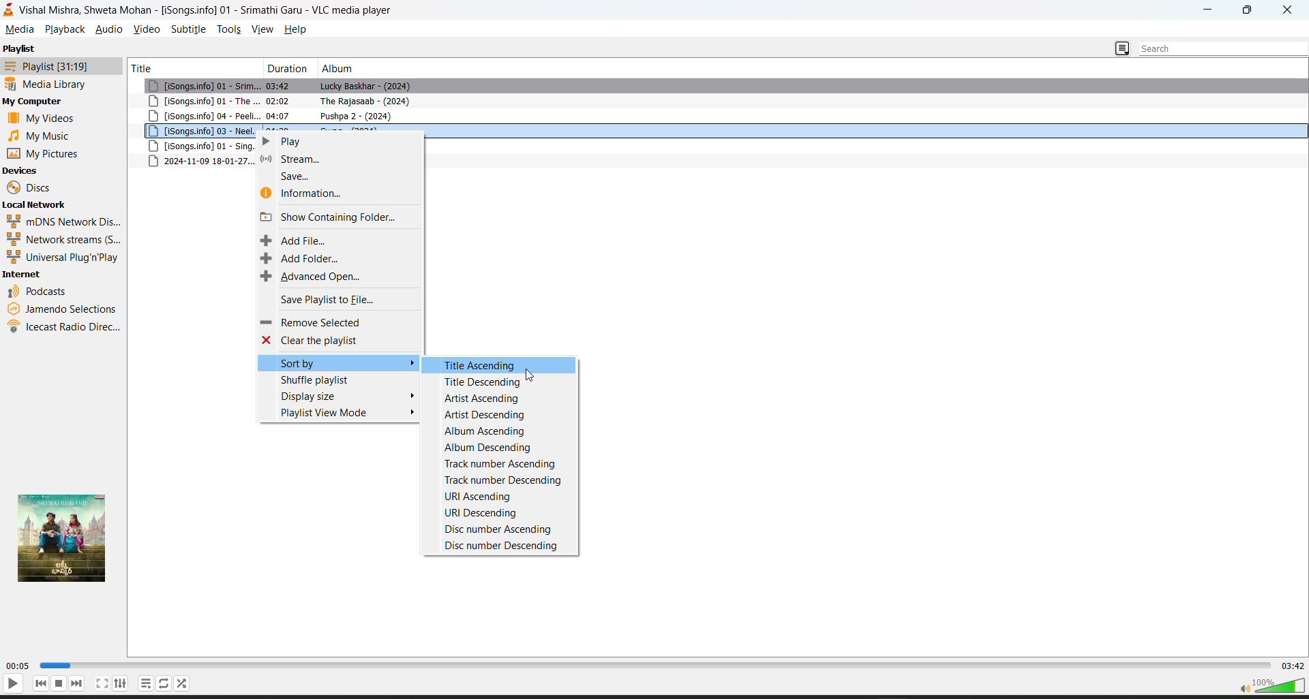 This screenshot has width=1309, height=699. I want to click on uri descending, so click(496, 512).